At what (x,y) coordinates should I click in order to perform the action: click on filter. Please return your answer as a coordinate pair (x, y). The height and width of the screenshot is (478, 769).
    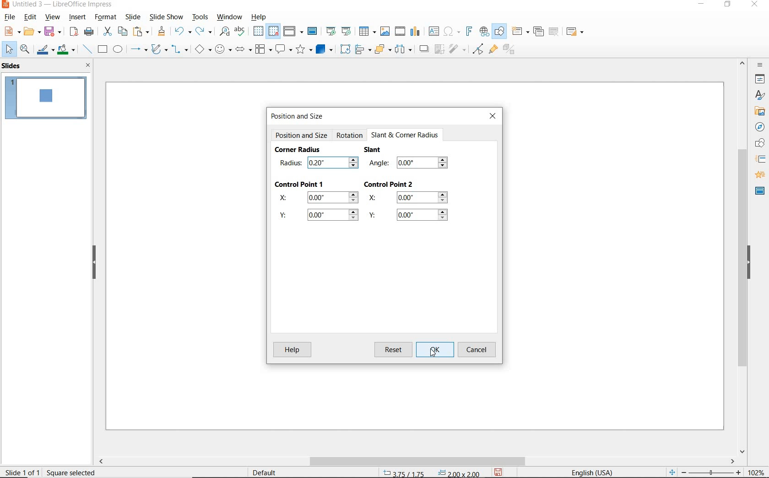
    Looking at the image, I should click on (458, 50).